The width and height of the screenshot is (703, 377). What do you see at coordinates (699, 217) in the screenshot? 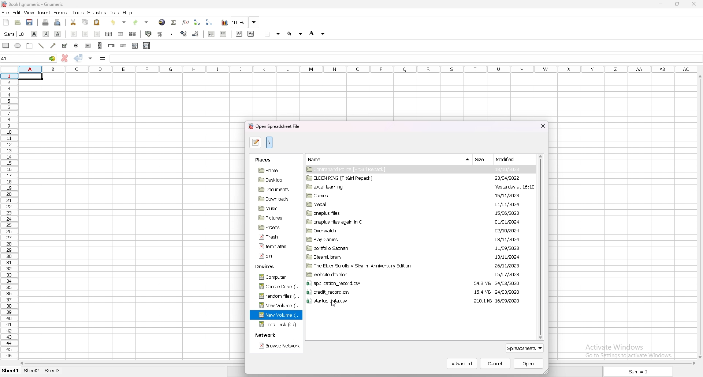
I see `scroll bar` at bounding box center [699, 217].